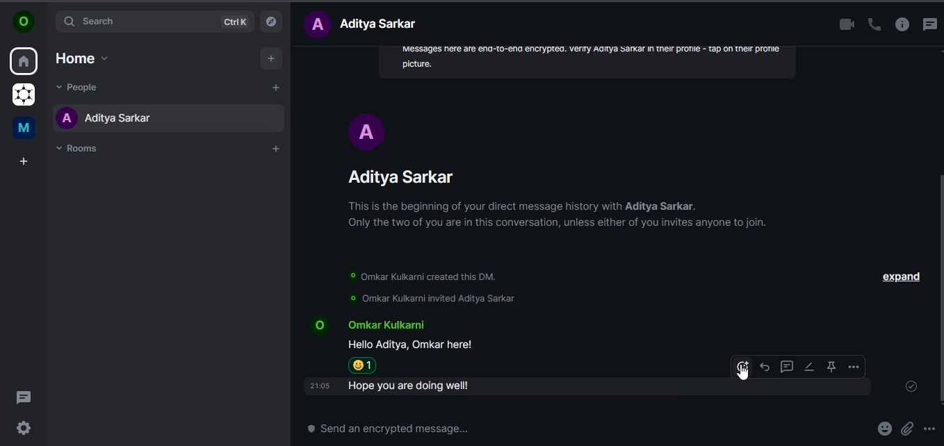 This screenshot has height=446, width=944. What do you see at coordinates (275, 149) in the screenshot?
I see `add rooms` at bounding box center [275, 149].